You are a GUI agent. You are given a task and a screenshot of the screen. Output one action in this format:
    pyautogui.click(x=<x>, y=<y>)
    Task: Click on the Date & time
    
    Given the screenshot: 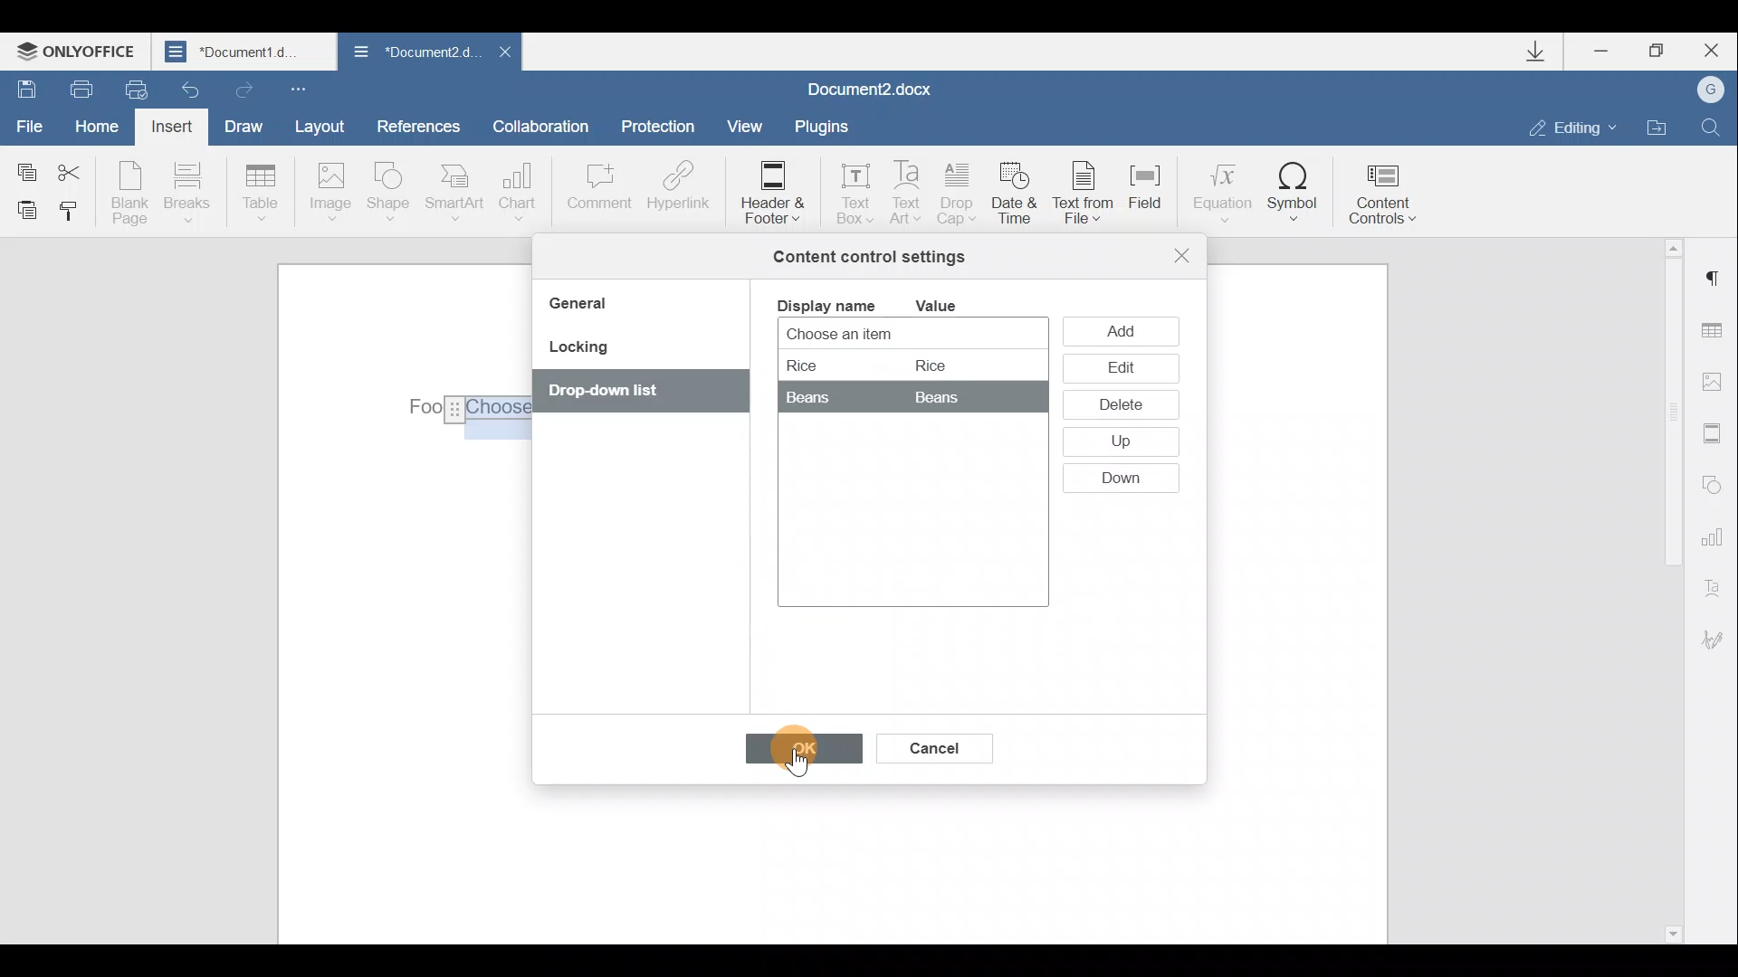 What is the action you would take?
    pyautogui.click(x=1017, y=196)
    